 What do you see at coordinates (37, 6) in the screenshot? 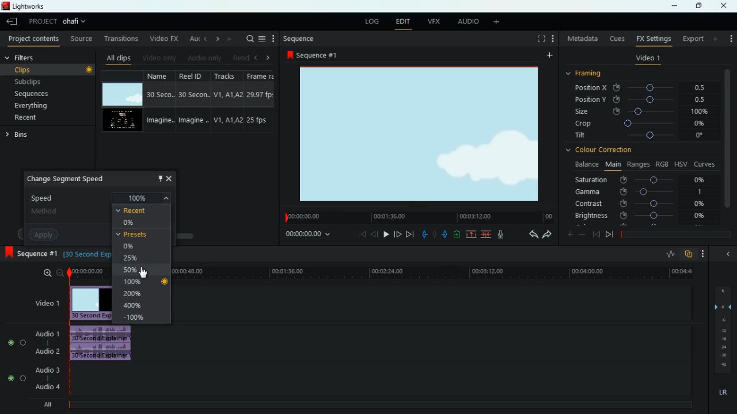
I see `lightworks` at bounding box center [37, 6].